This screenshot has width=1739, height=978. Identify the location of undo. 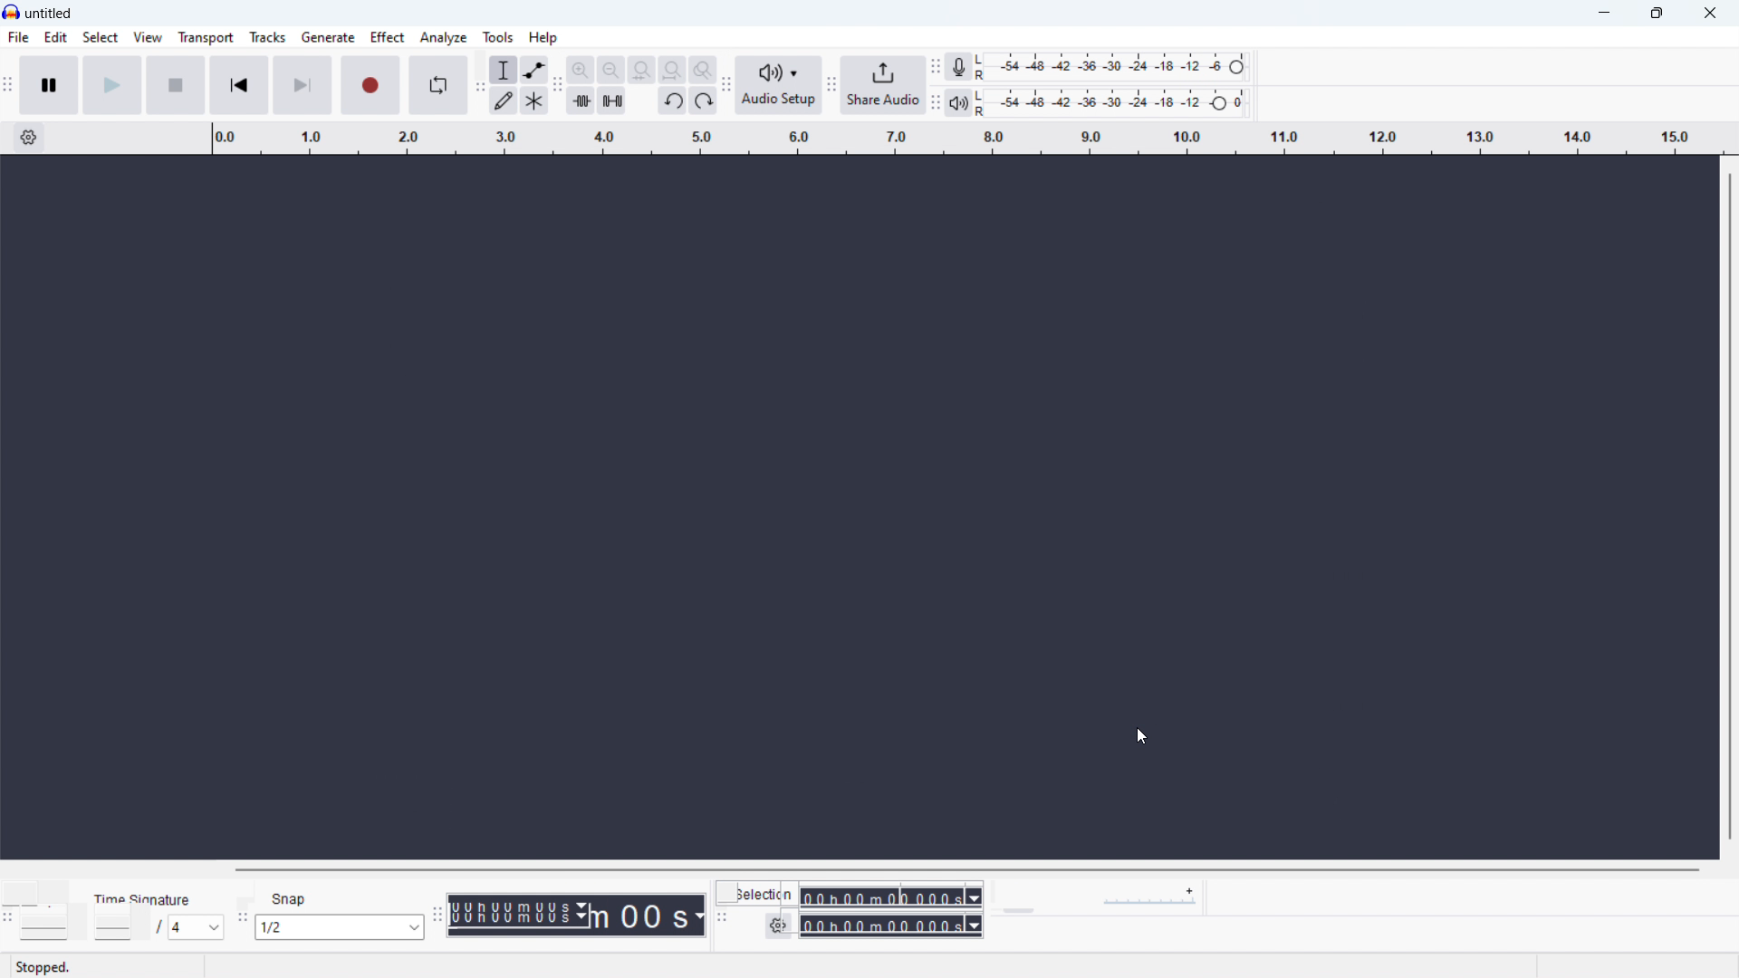
(673, 101).